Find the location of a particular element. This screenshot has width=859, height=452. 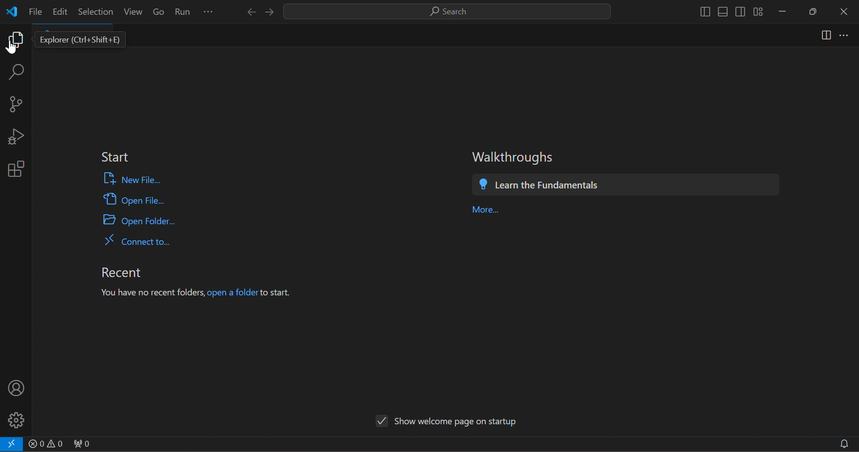

more is located at coordinates (211, 10).